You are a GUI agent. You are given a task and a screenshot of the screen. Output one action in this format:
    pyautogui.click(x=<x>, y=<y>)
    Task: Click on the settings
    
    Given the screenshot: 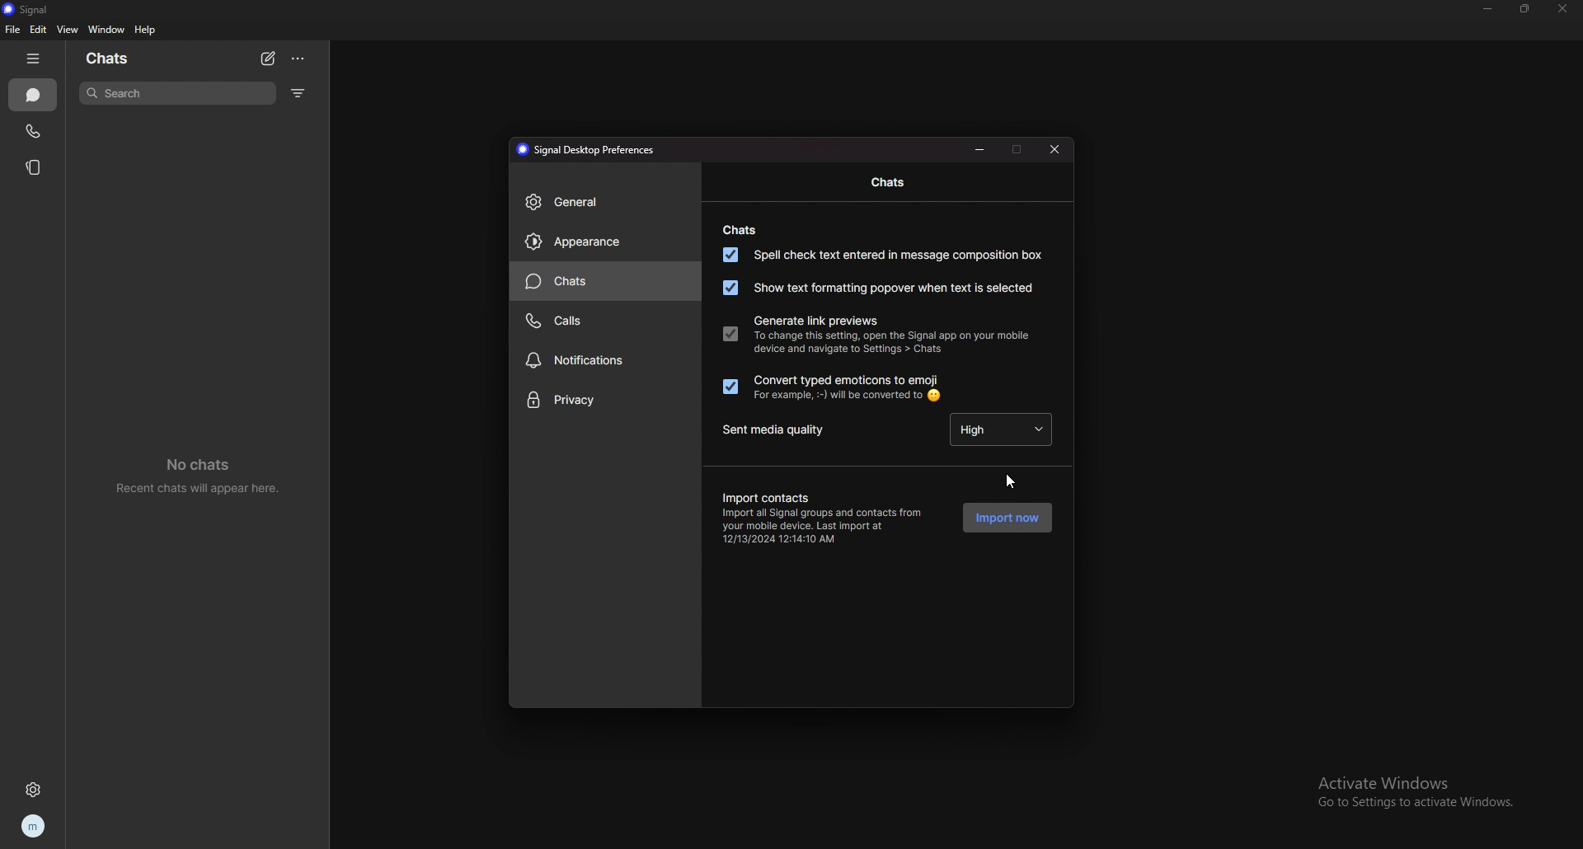 What is the action you would take?
    pyautogui.click(x=35, y=790)
    